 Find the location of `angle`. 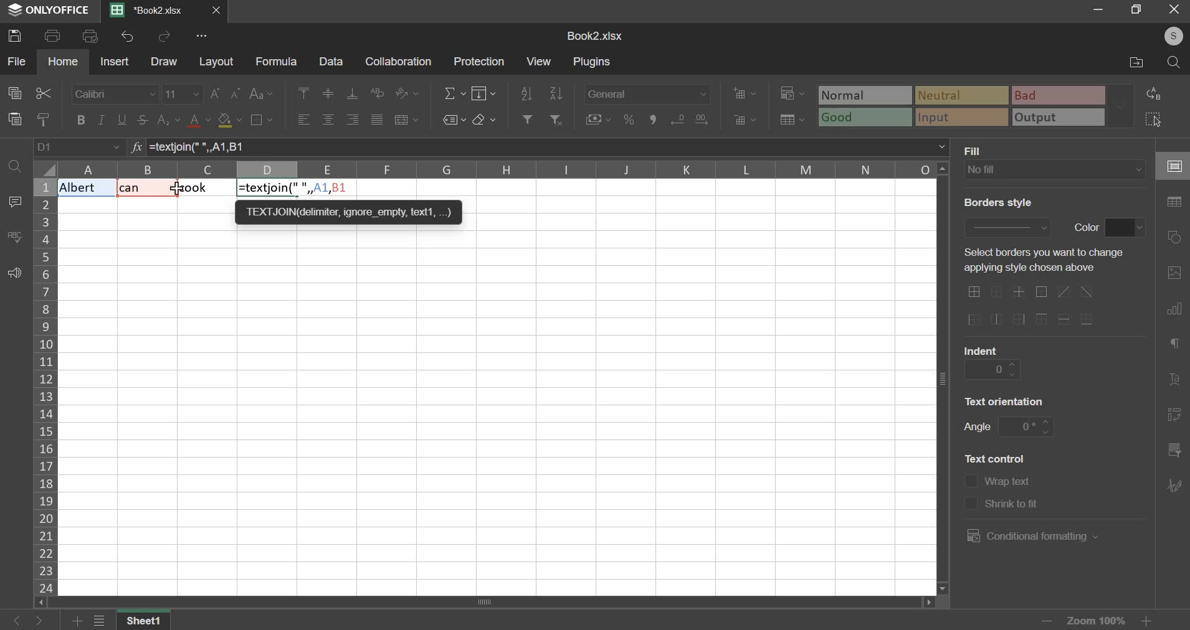

angle is located at coordinates (1027, 425).